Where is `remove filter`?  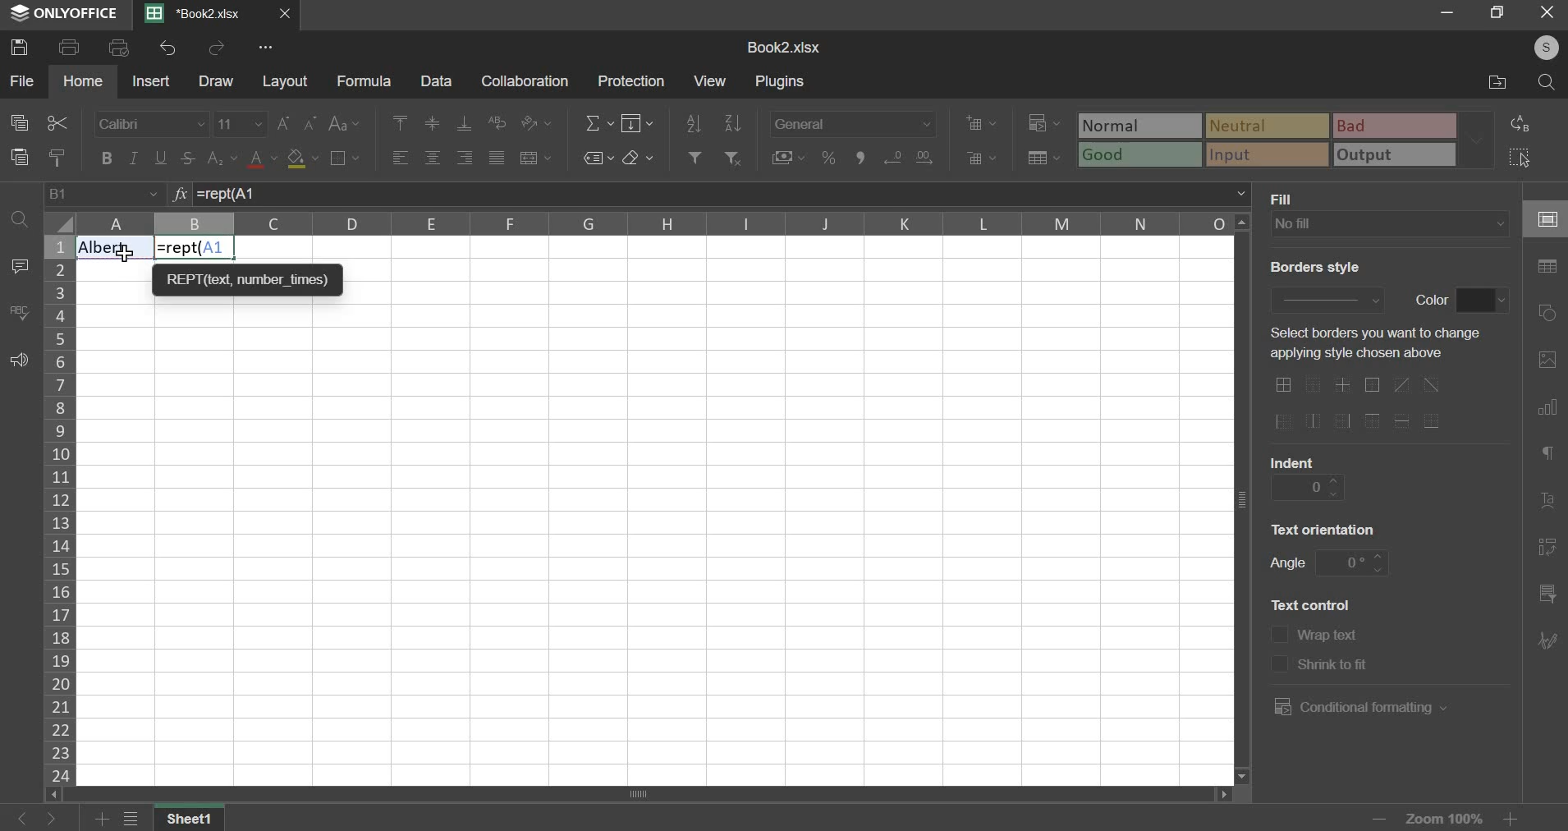
remove filter is located at coordinates (734, 158).